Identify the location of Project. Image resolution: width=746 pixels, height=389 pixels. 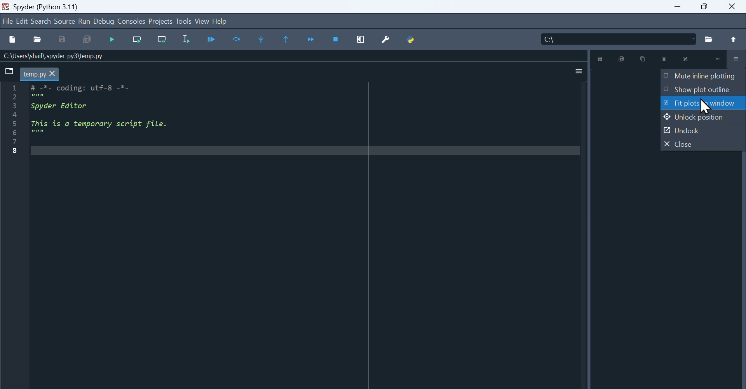
(161, 21).